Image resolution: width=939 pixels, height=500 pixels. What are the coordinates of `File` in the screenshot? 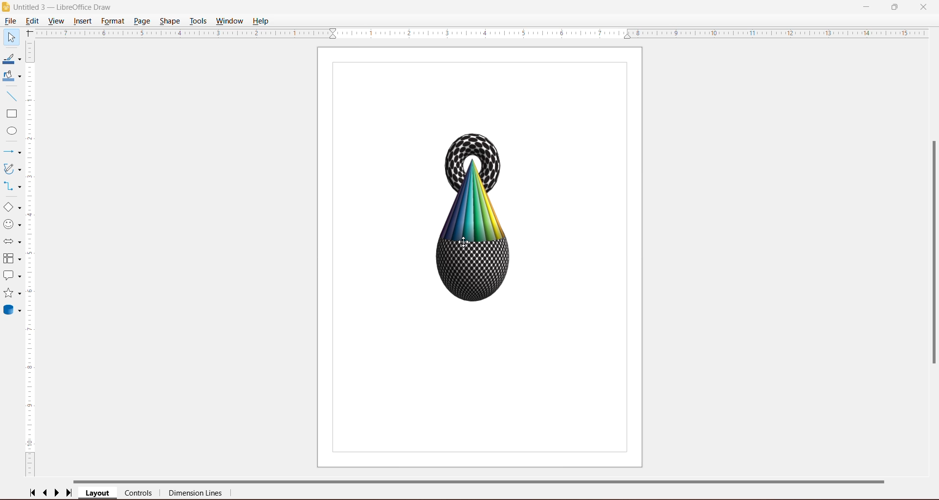 It's located at (11, 21).